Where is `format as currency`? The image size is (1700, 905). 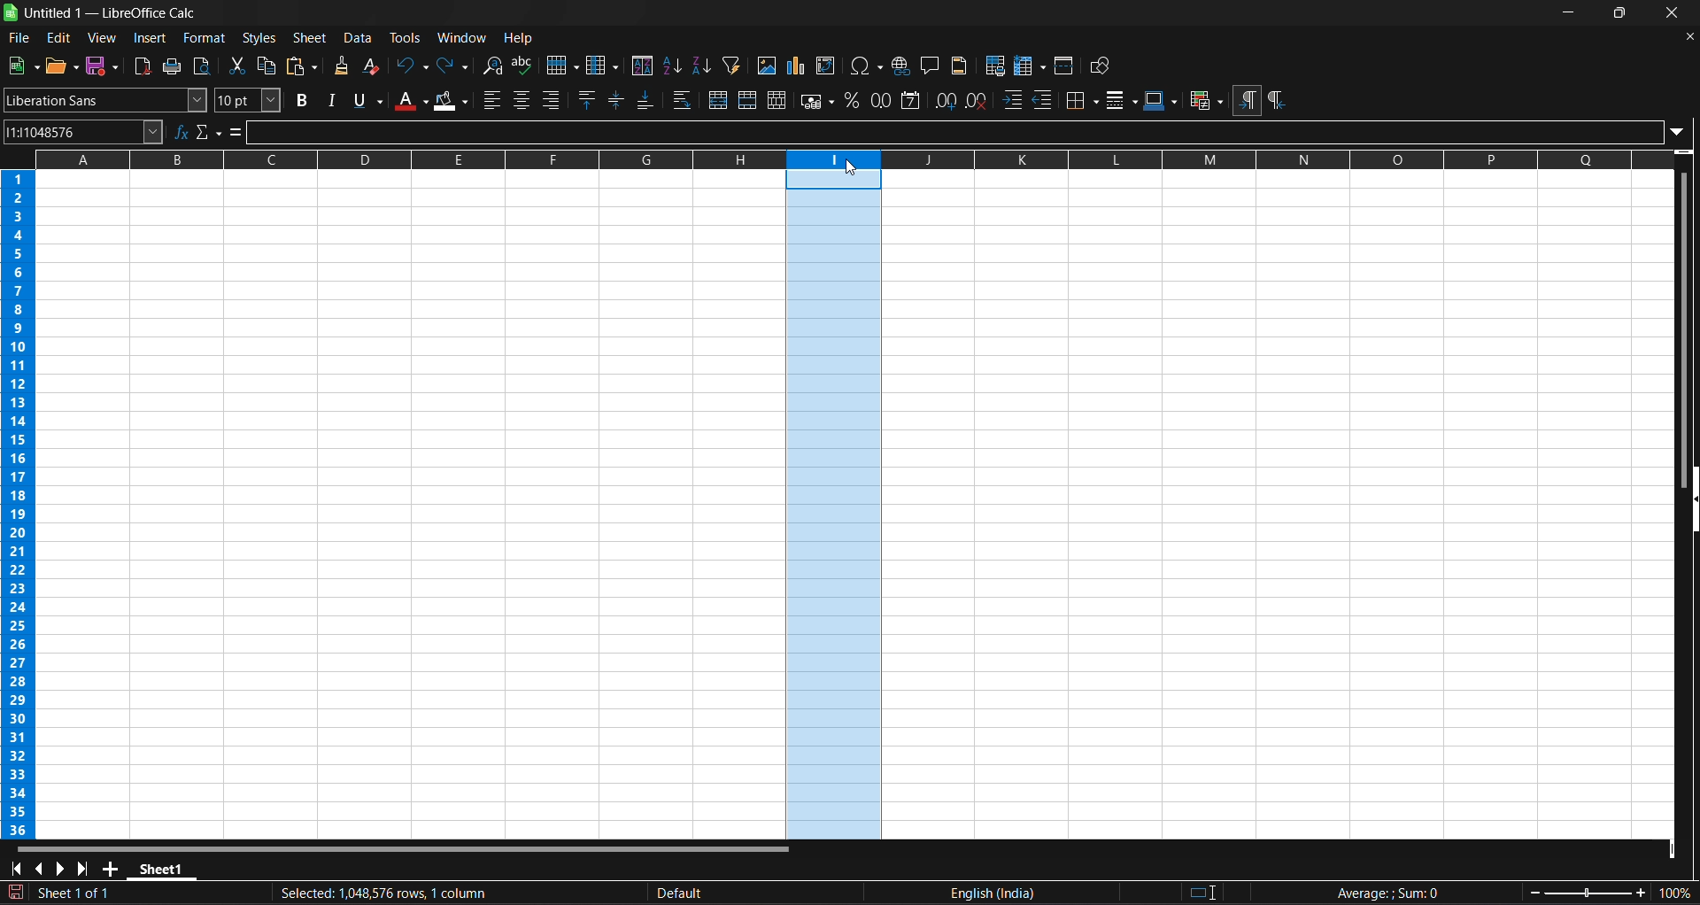
format as currency is located at coordinates (818, 102).